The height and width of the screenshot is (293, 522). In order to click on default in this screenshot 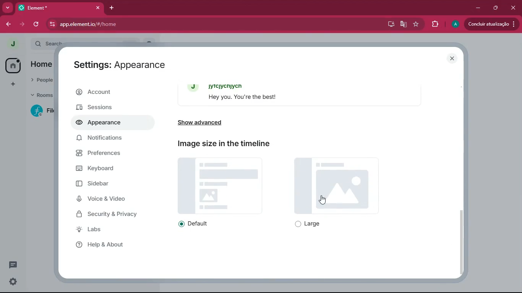, I will do `click(198, 224)`.